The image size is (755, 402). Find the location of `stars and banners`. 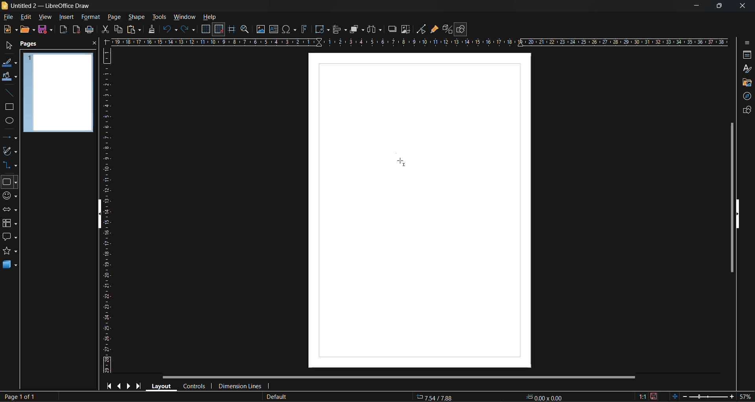

stars and banners is located at coordinates (9, 251).